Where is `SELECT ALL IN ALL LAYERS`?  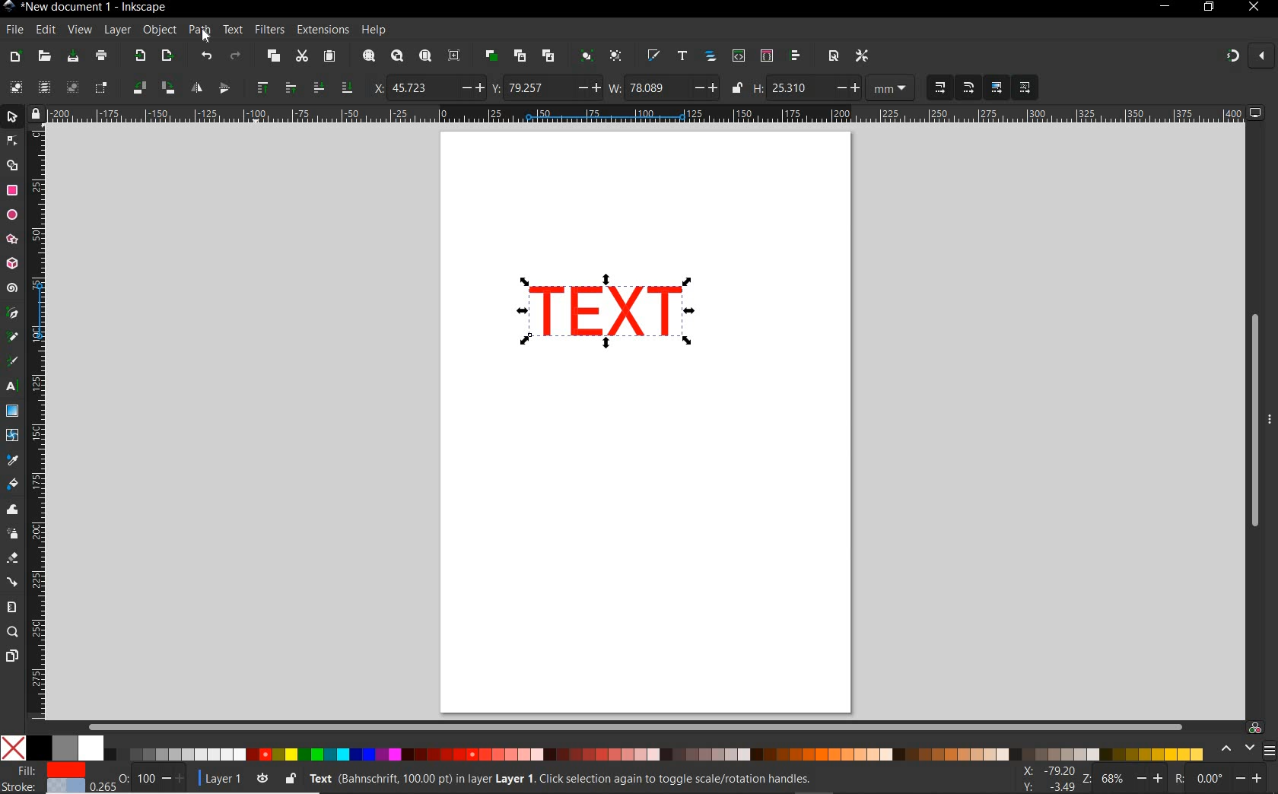
SELECT ALL IN ALL LAYERS is located at coordinates (43, 88).